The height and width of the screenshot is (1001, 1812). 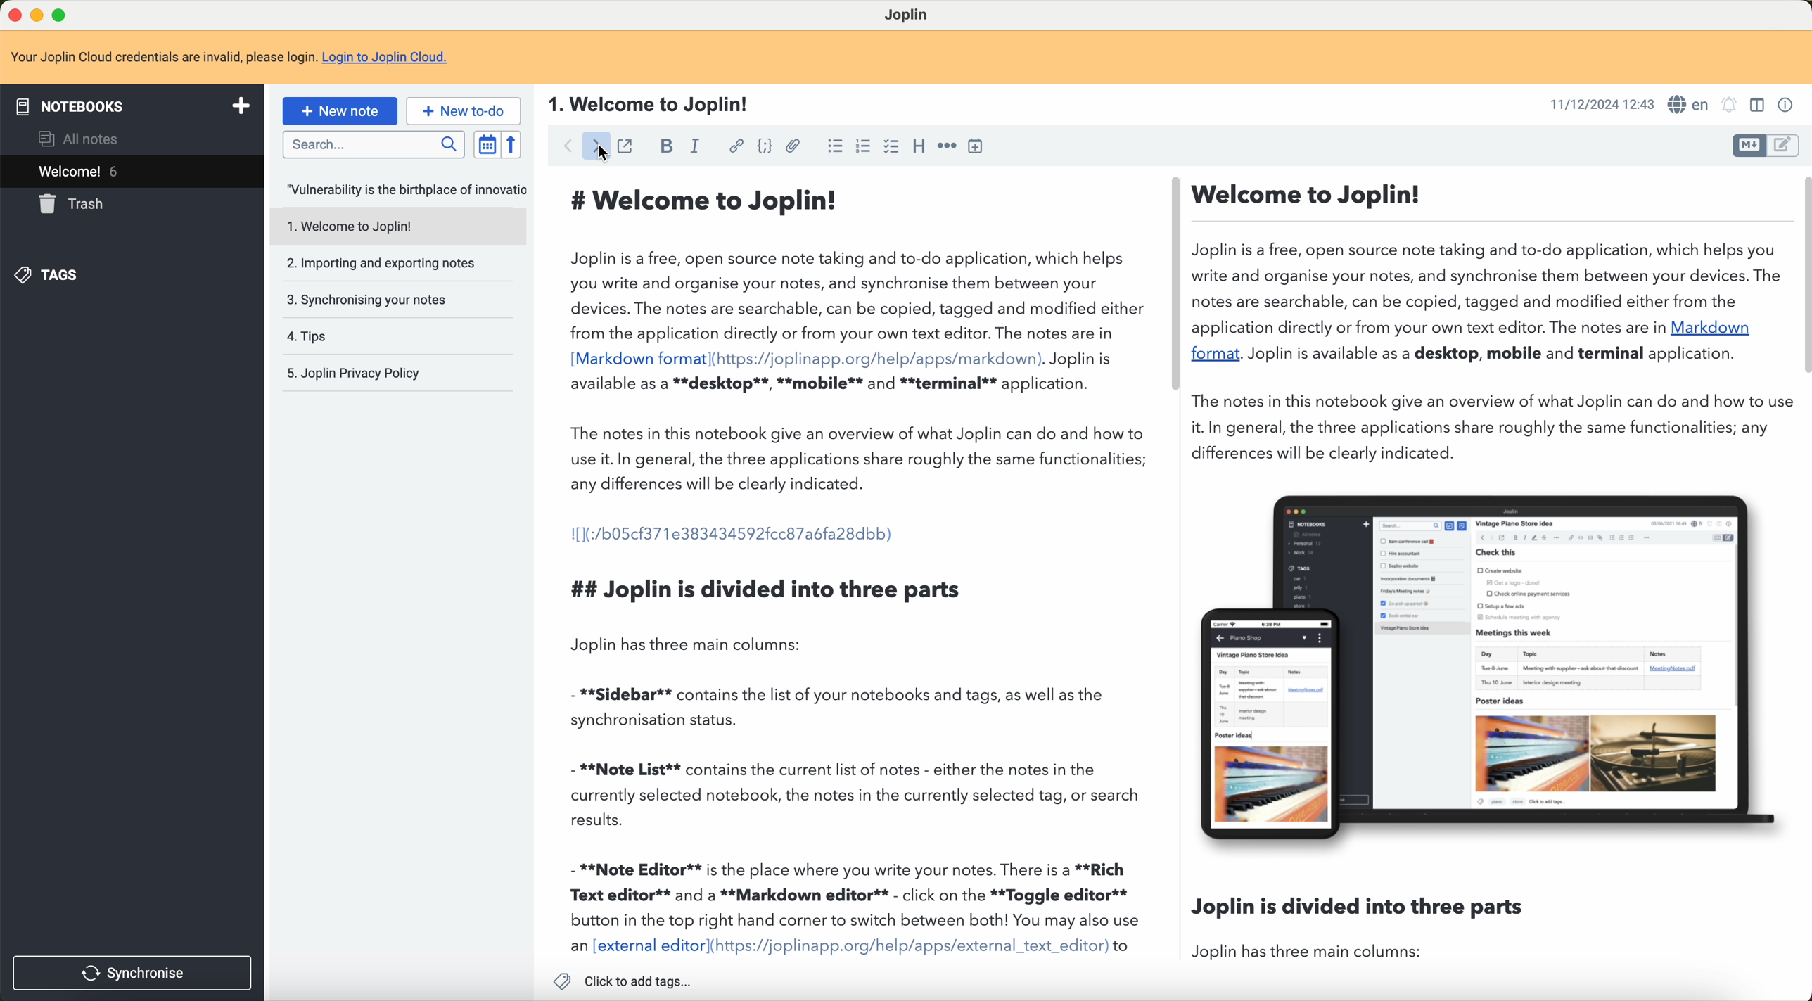 I want to click on The notes in this notebook give an overview of what Joplin can do and how to
use it. In general, the three applications share roughly the same functionalities;
any differences will be clearly indicated., so click(x=853, y=452).